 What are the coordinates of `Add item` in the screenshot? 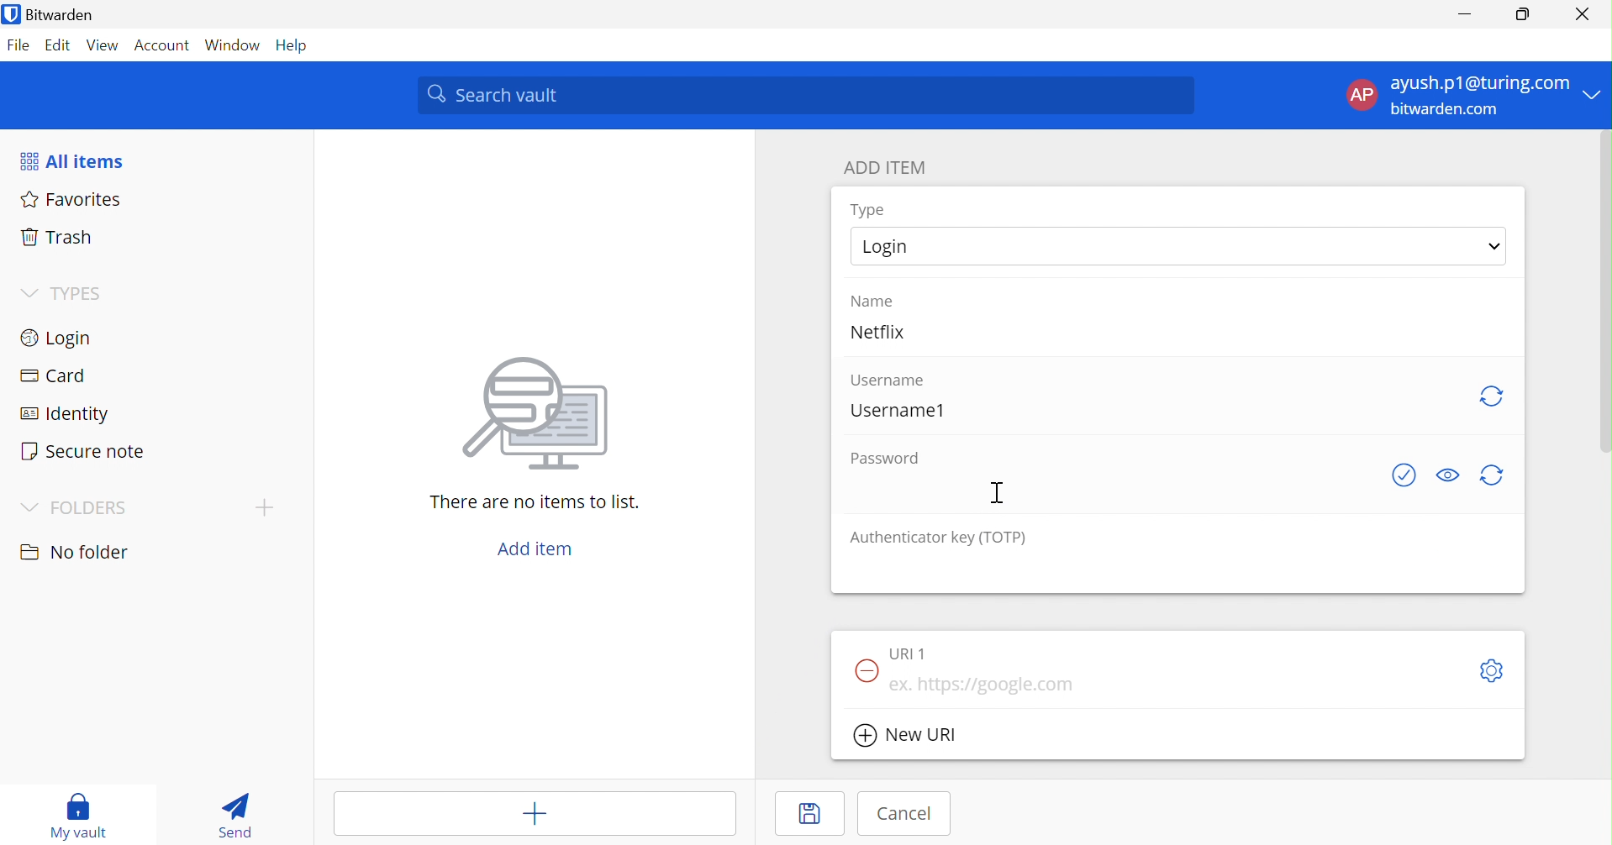 It's located at (538, 548).